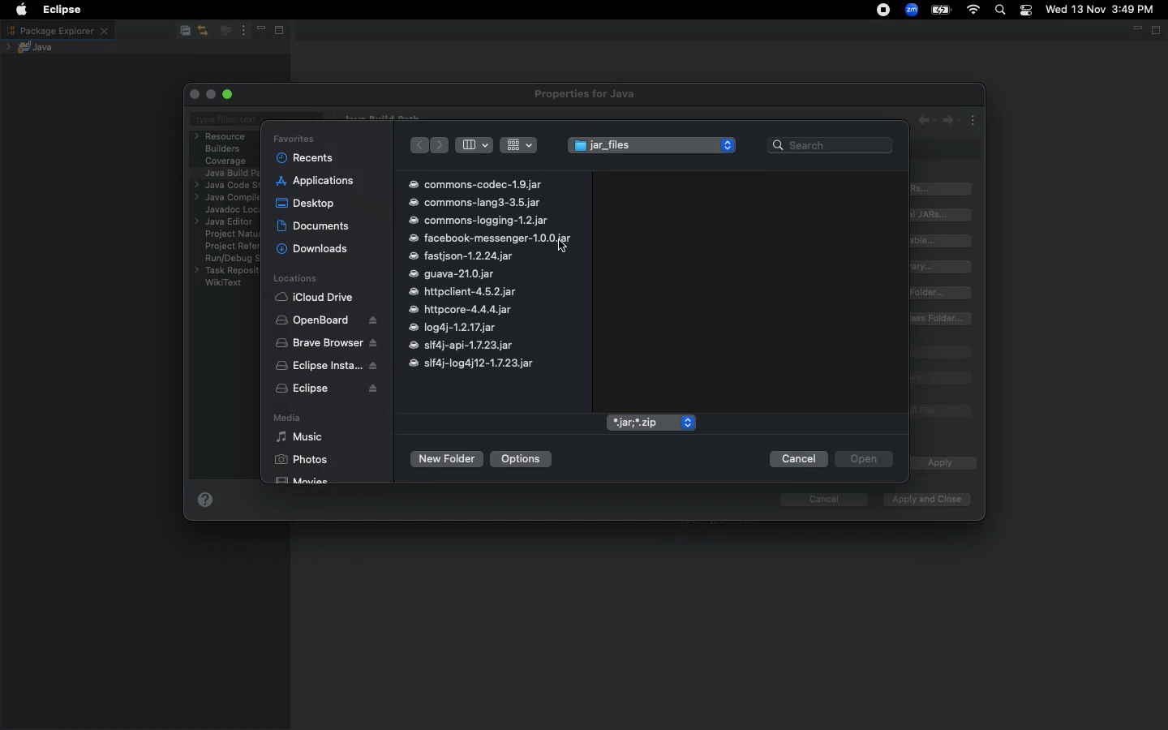  I want to click on Movies, so click(303, 478).